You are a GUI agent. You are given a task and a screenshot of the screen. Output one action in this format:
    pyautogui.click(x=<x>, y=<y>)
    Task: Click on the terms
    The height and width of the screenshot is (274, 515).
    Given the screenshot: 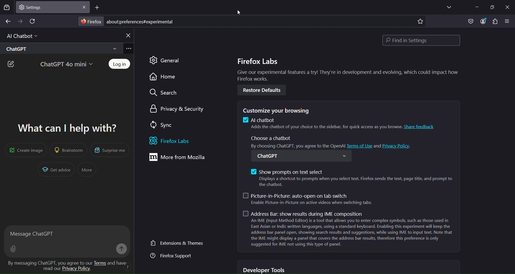 What is the action you would take?
    pyautogui.click(x=100, y=263)
    